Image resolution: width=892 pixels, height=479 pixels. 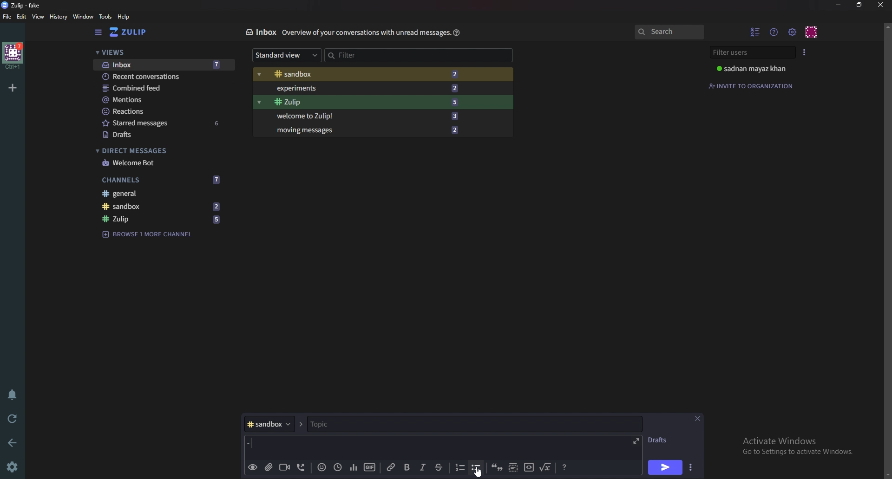 I want to click on Channels, so click(x=162, y=180).